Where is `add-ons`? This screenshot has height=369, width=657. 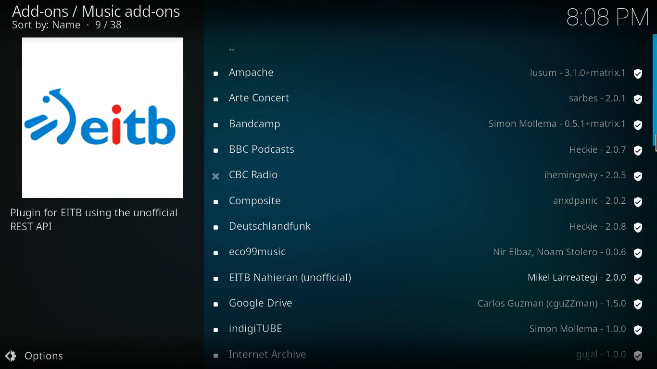
add-ons is located at coordinates (257, 251).